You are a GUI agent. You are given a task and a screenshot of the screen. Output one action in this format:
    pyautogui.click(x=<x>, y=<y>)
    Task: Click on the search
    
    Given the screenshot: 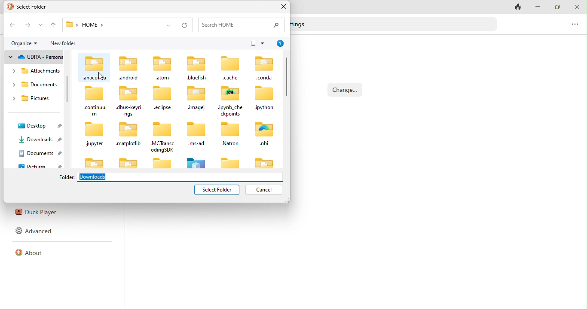 What is the action you would take?
    pyautogui.click(x=244, y=24)
    